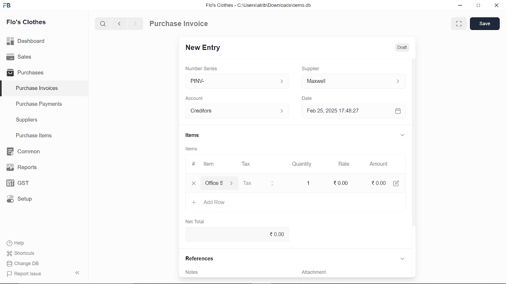 This screenshot has width=506, height=284. Describe the element at coordinates (377, 183) in the screenshot. I see `0.00` at that location.